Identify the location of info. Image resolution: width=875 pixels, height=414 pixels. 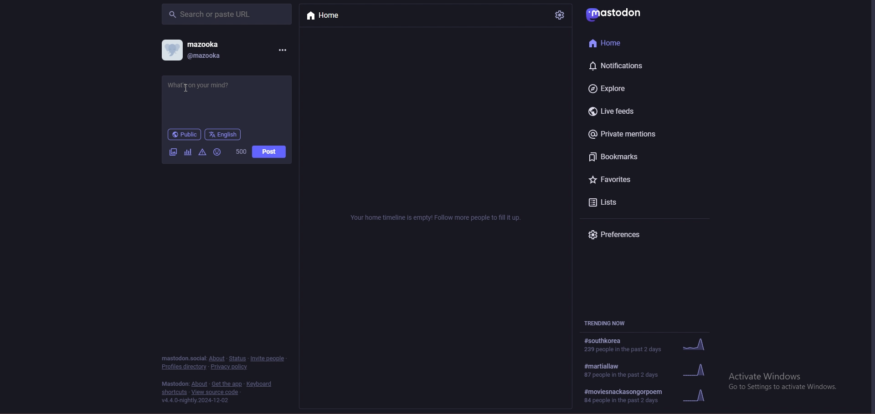
(437, 217).